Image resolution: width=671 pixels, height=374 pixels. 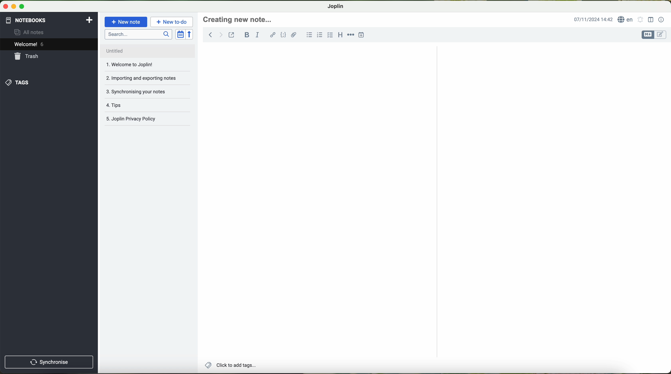 I want to click on maximize, so click(x=22, y=8).